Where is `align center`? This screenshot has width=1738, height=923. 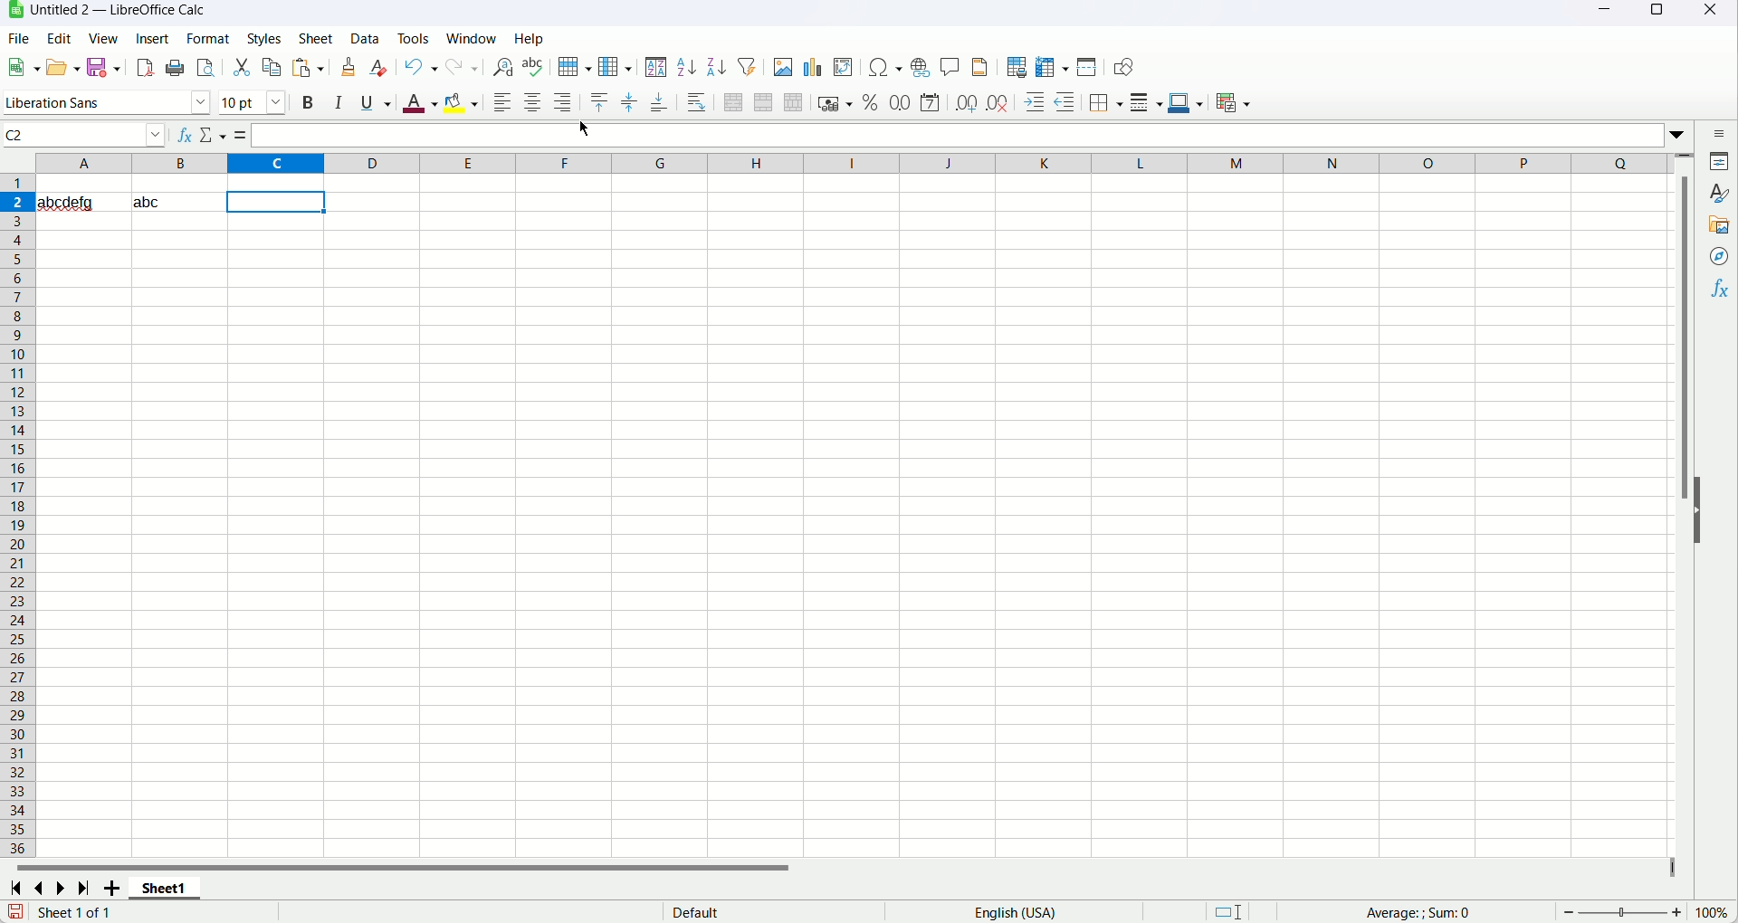
align center is located at coordinates (532, 101).